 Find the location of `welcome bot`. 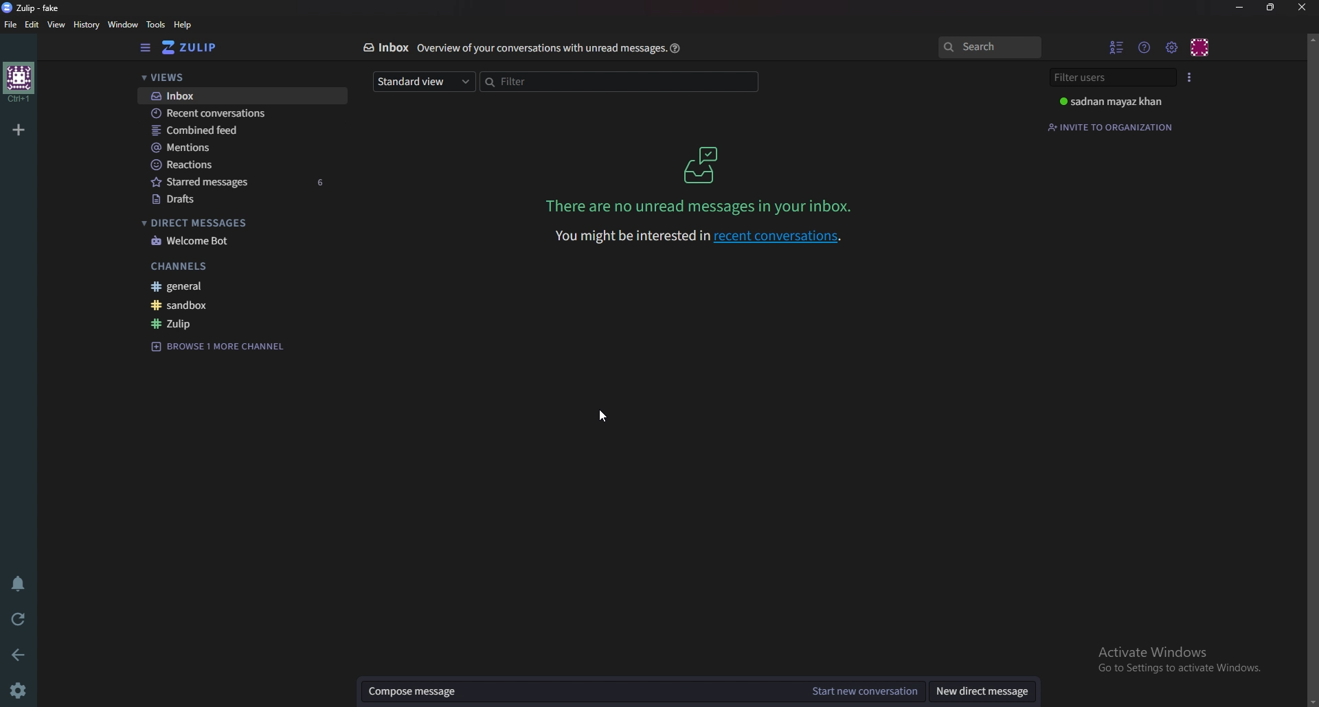

welcome bot is located at coordinates (232, 242).